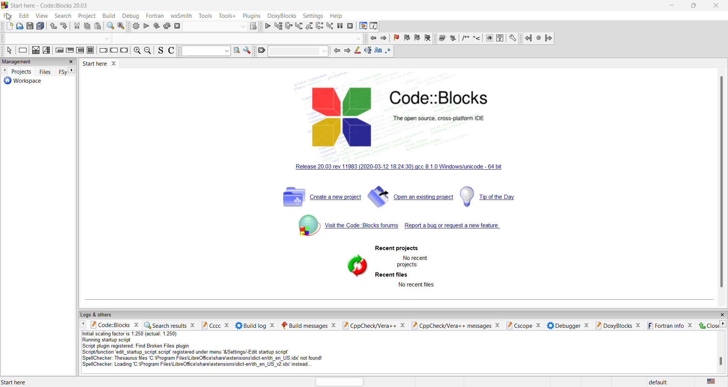 This screenshot has width=728, height=387. Describe the element at coordinates (354, 266) in the screenshot. I see `refresh` at that location.